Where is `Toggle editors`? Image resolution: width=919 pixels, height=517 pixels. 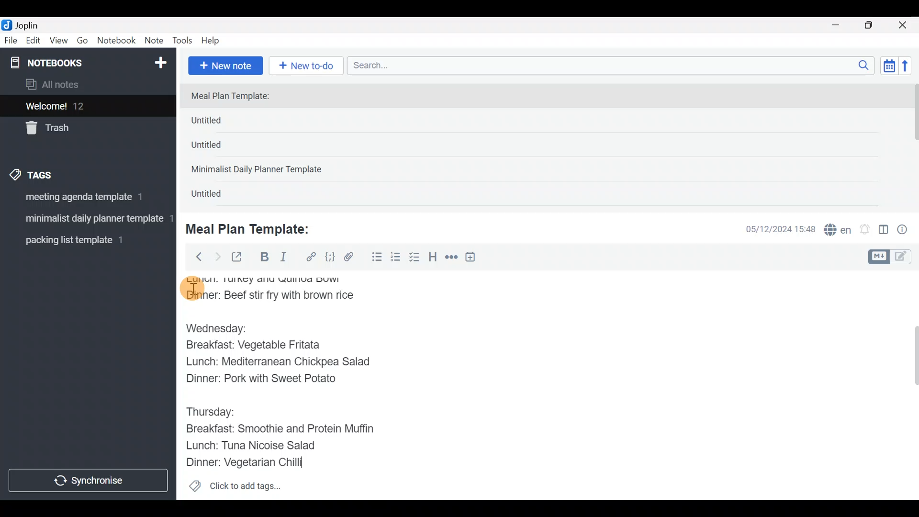 Toggle editors is located at coordinates (892, 256).